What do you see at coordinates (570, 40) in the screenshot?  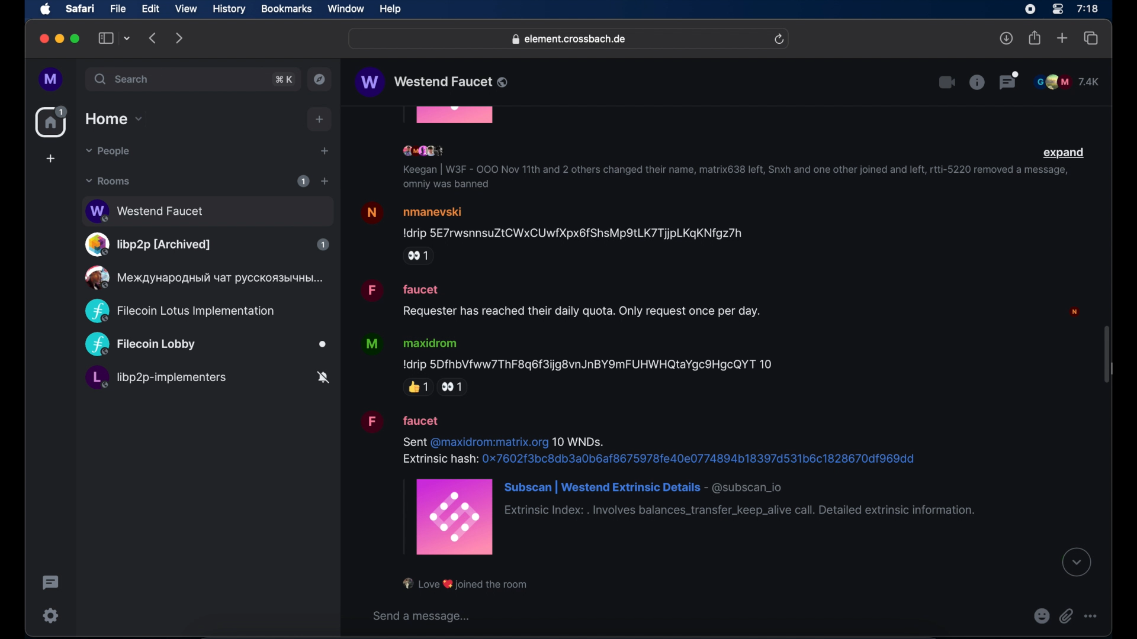 I see `web address` at bounding box center [570, 40].